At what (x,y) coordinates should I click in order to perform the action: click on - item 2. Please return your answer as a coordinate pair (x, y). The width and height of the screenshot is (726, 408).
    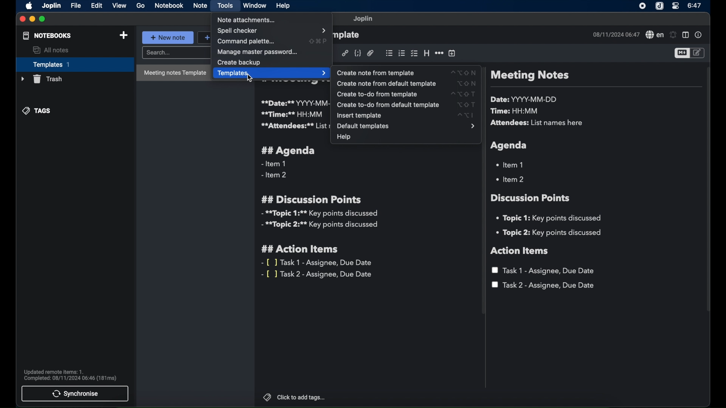
    Looking at the image, I should click on (275, 175).